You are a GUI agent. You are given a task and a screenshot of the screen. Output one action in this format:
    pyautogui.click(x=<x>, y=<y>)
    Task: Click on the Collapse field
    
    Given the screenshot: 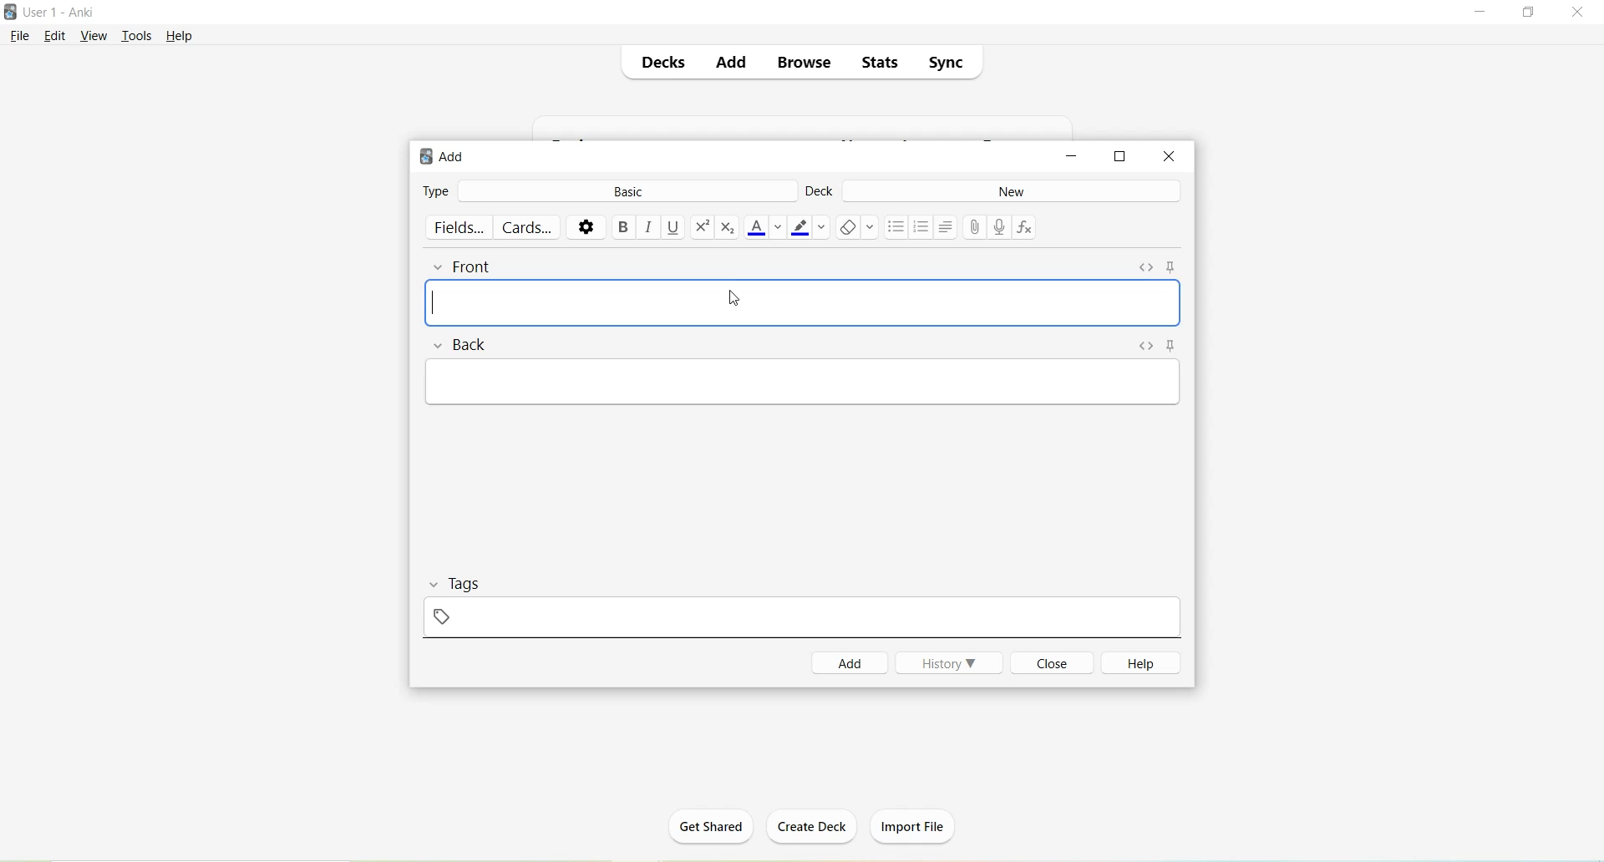 What is the action you would take?
    pyautogui.click(x=440, y=346)
    